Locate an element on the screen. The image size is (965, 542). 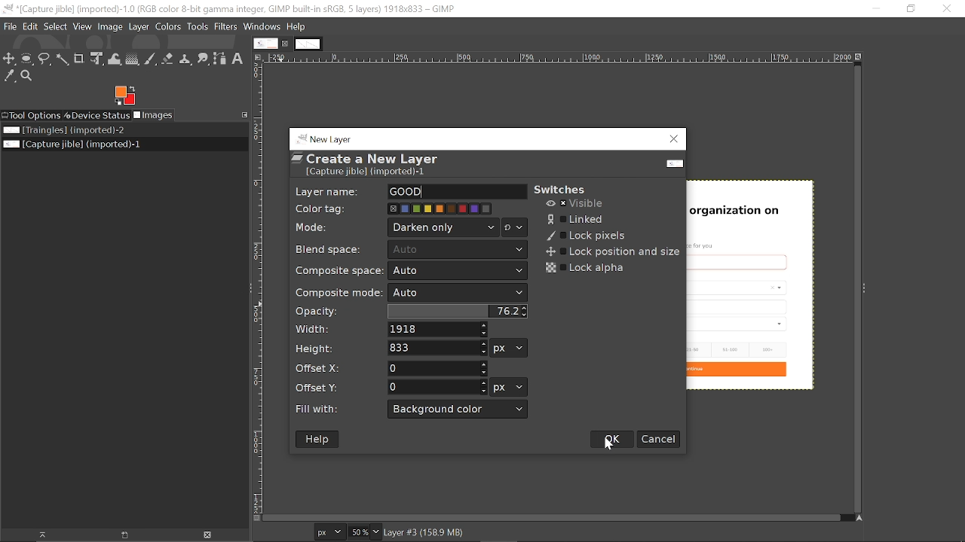
Close current tab is located at coordinates (286, 44).